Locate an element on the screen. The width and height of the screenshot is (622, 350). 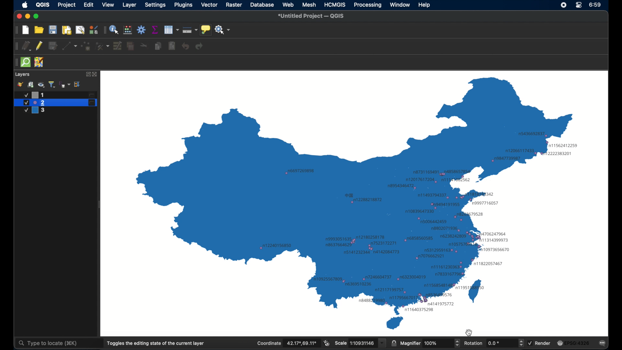
manage map theme is located at coordinates (41, 85).